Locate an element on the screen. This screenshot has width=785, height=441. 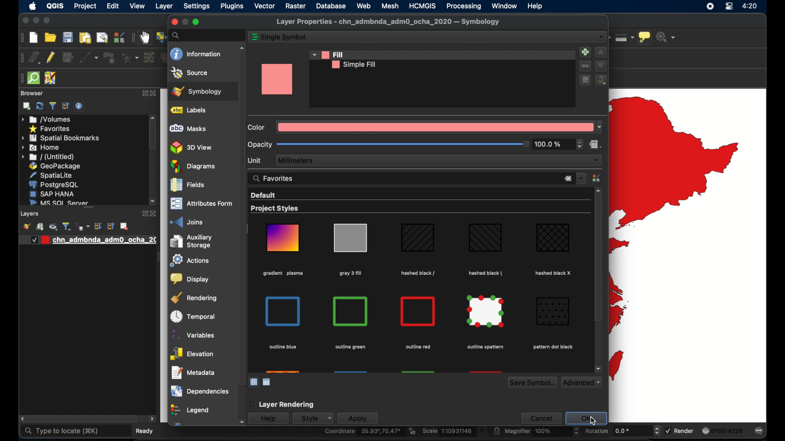
layer 1 is located at coordinates (91, 240).